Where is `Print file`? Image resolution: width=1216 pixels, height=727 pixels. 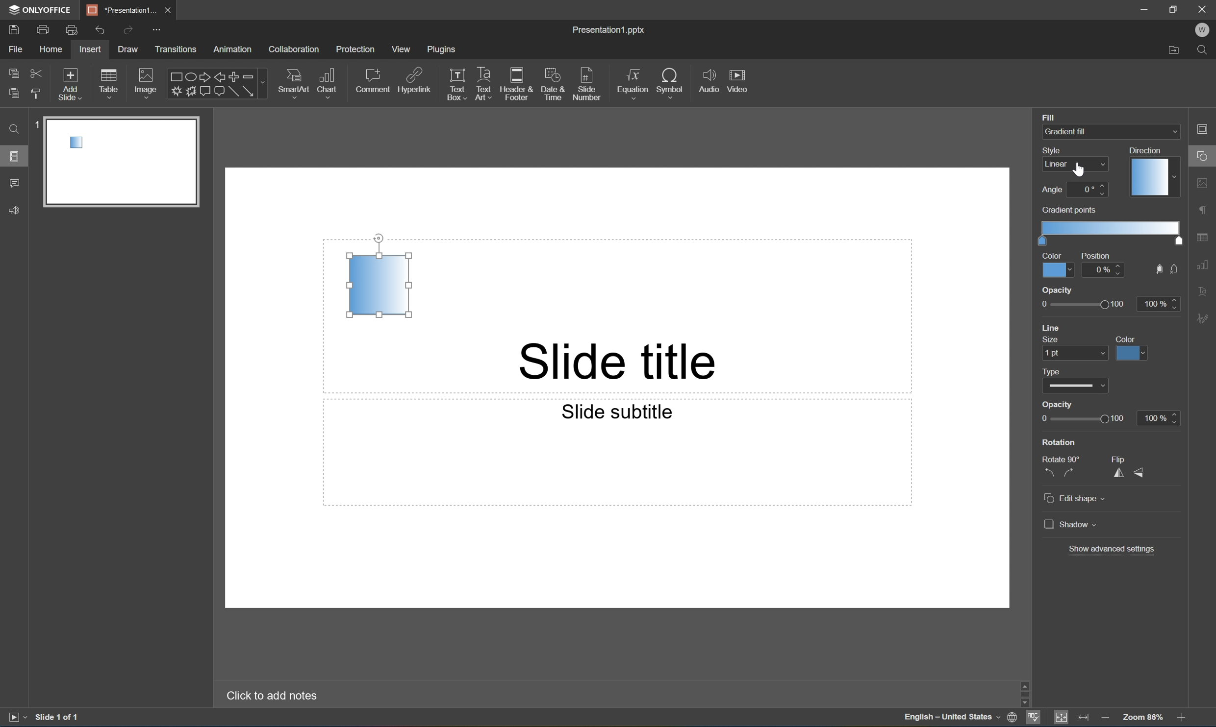
Print file is located at coordinates (45, 29).